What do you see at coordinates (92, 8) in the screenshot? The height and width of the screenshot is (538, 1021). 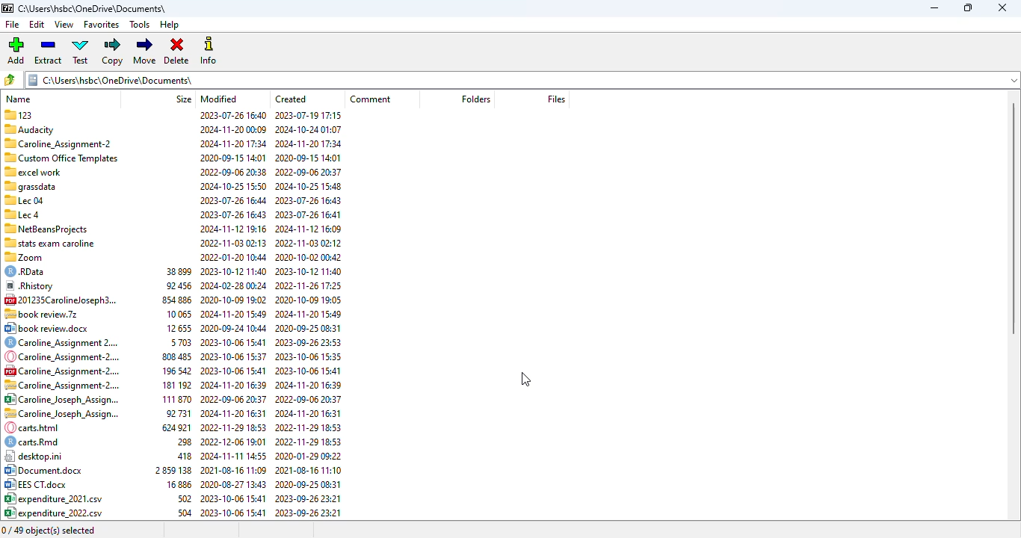 I see `folder name` at bounding box center [92, 8].